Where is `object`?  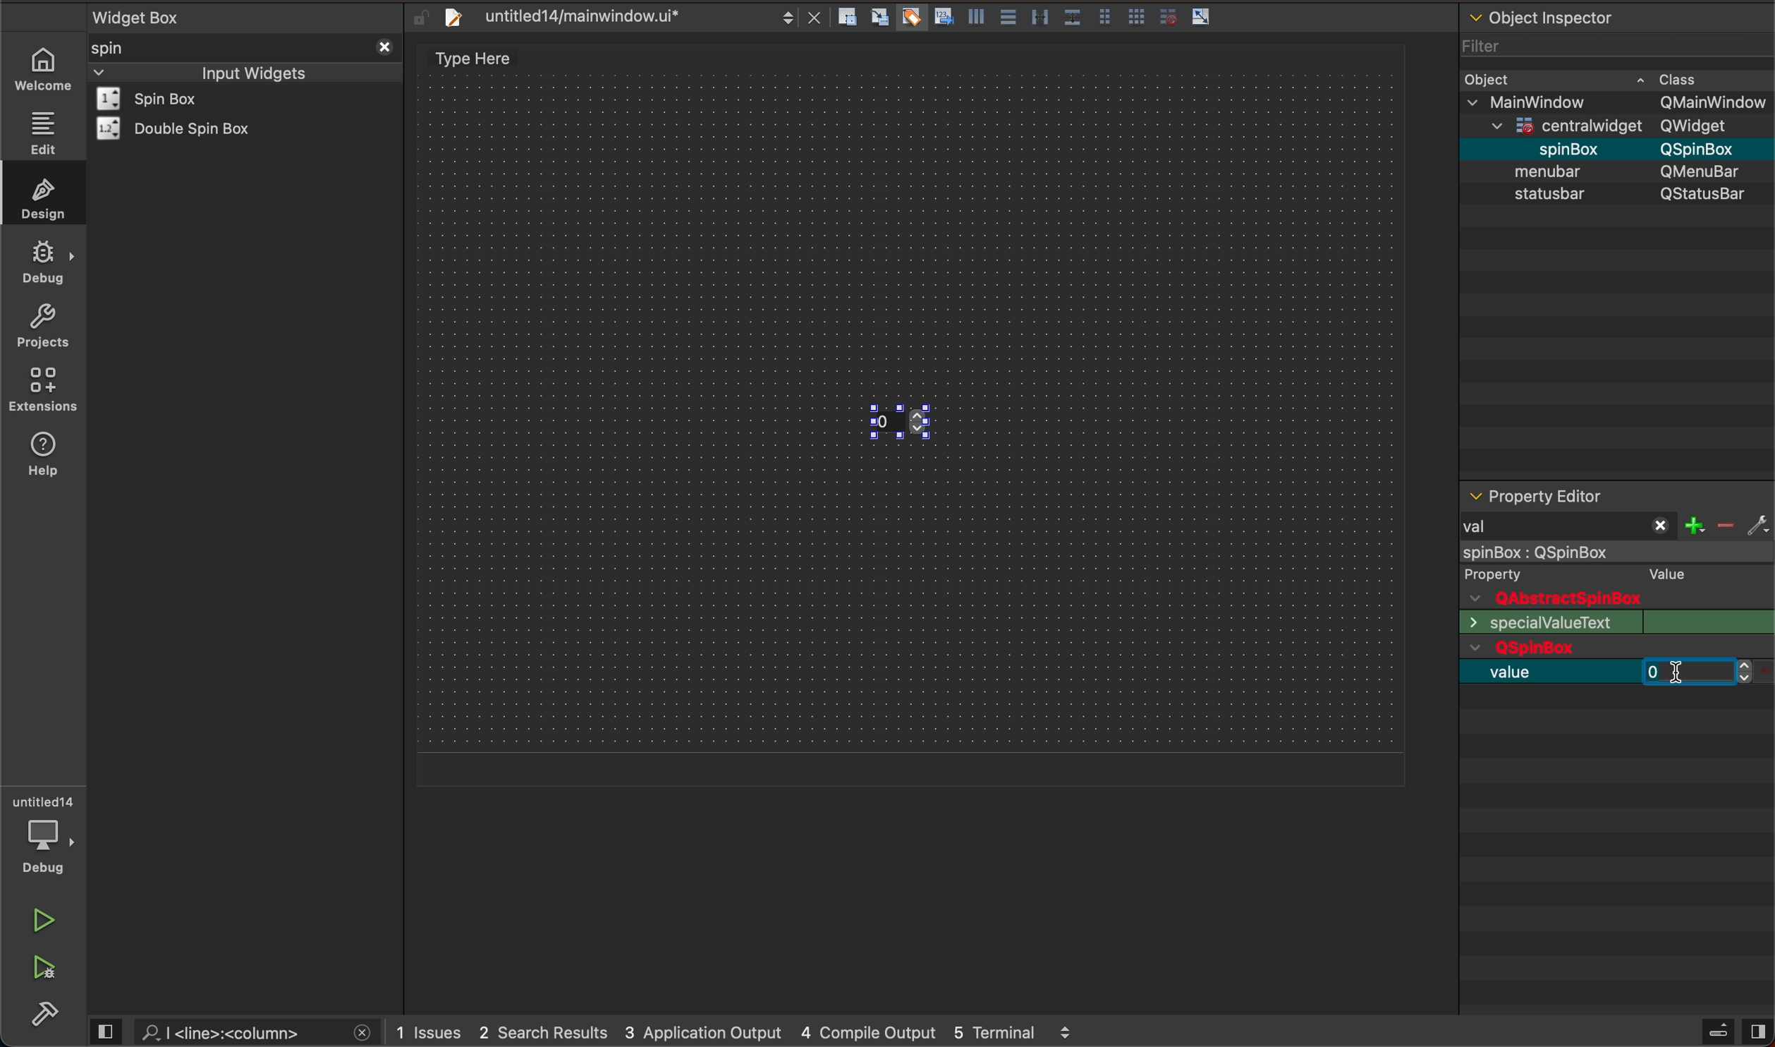 object is located at coordinates (1492, 78).